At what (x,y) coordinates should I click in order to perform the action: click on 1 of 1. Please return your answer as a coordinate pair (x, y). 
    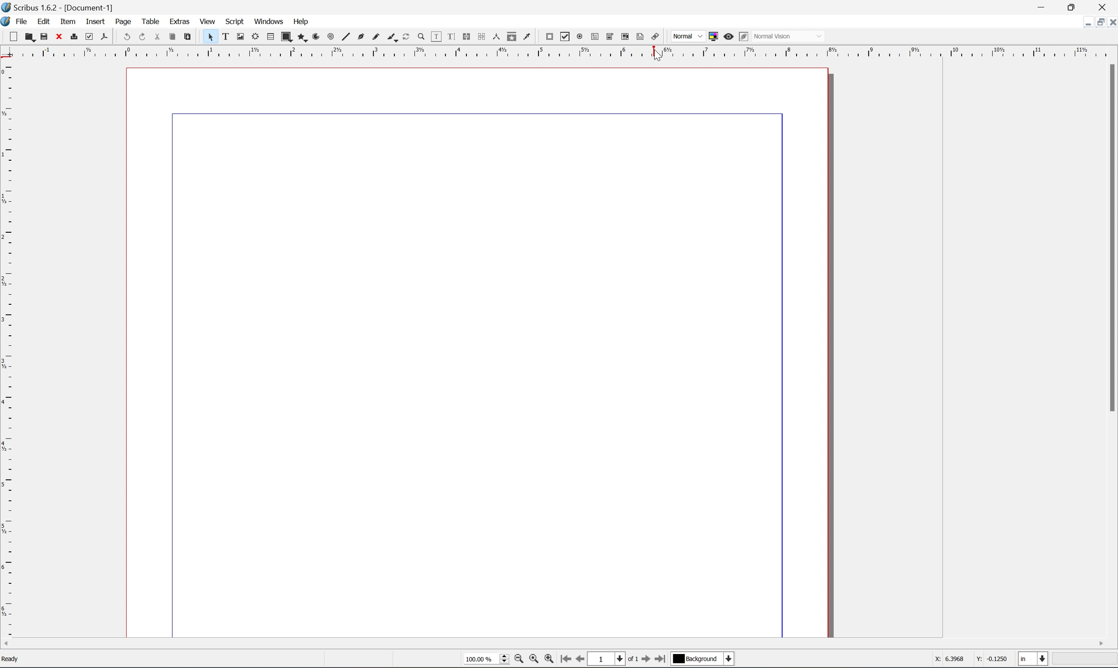
    Looking at the image, I should click on (613, 659).